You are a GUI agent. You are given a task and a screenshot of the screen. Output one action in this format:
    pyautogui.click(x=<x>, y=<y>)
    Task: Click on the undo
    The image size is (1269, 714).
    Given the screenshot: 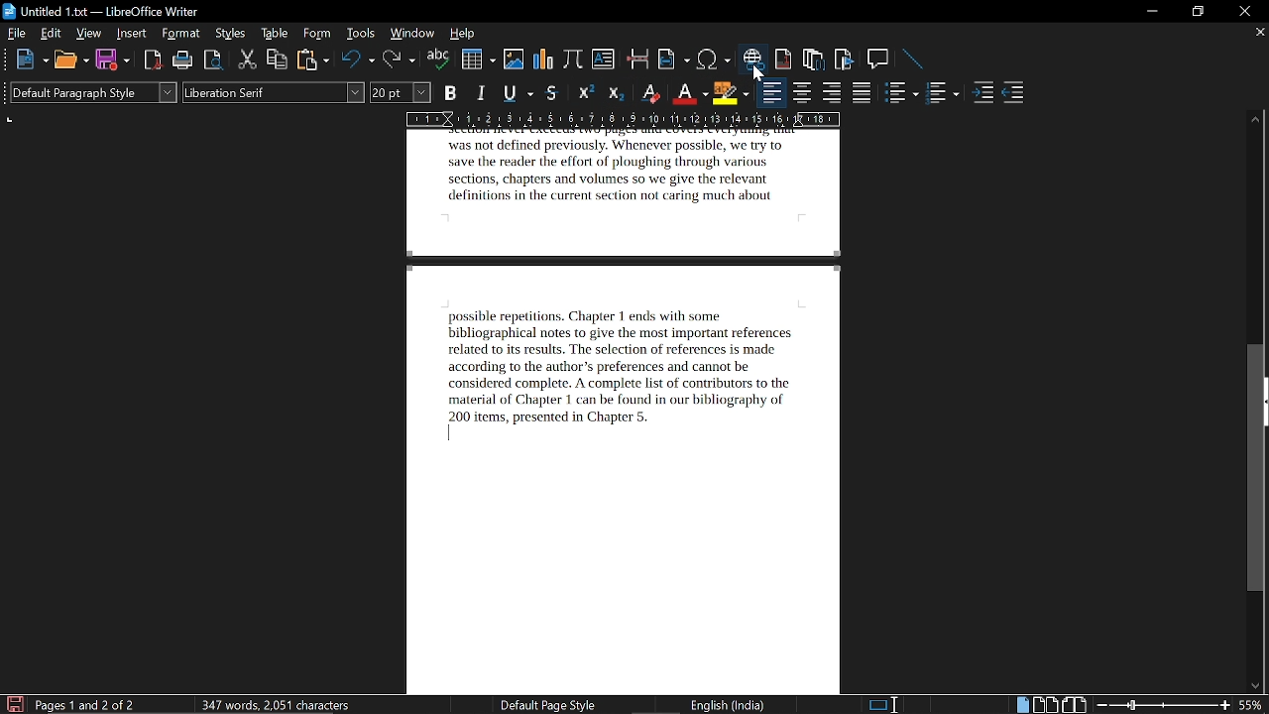 What is the action you would take?
    pyautogui.click(x=358, y=60)
    